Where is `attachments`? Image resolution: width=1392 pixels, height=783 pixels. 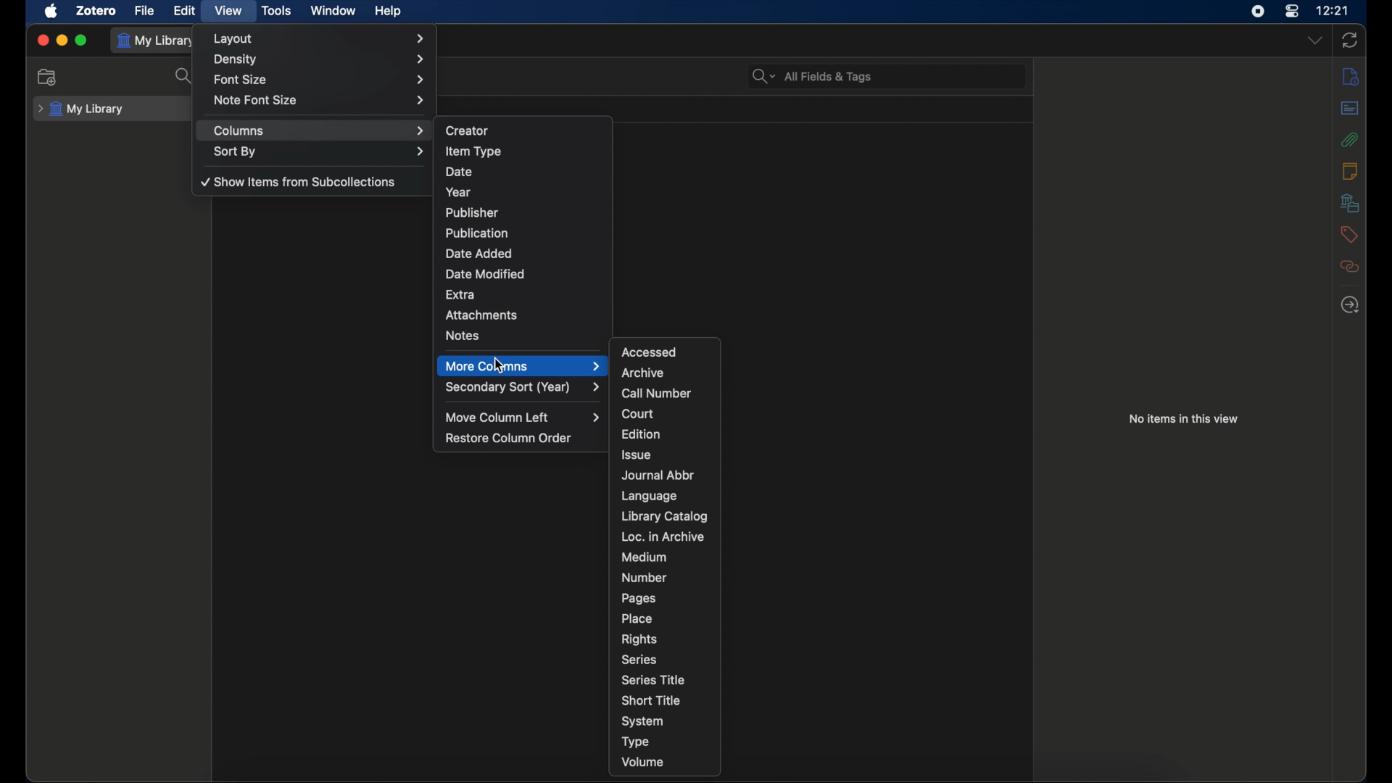 attachments is located at coordinates (1349, 139).